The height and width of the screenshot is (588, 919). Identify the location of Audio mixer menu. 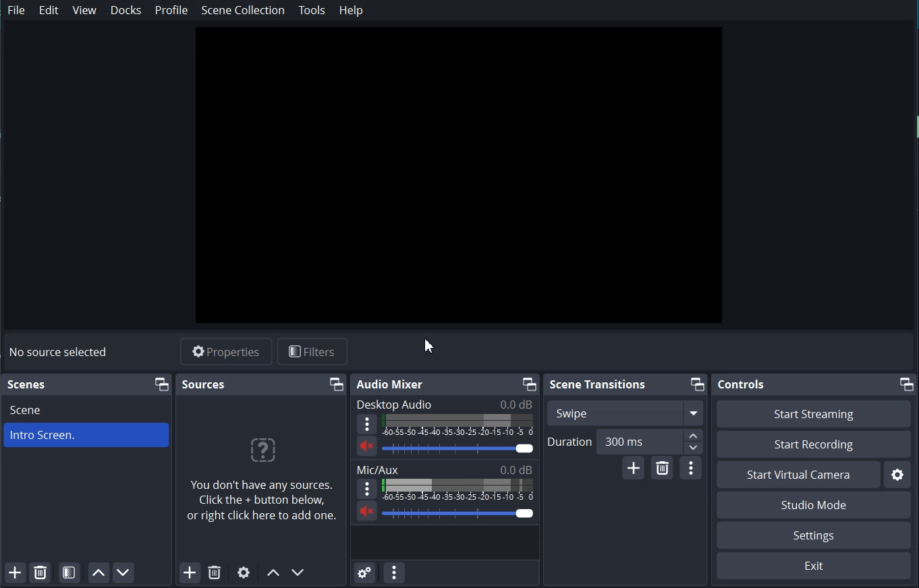
(394, 572).